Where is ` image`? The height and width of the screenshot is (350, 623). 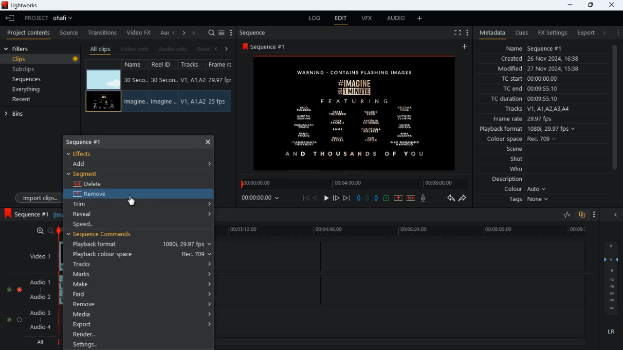
 image is located at coordinates (356, 112).